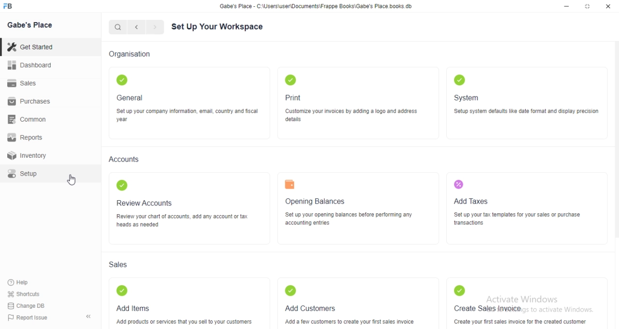  I want to click on FB, so click(14, 6).